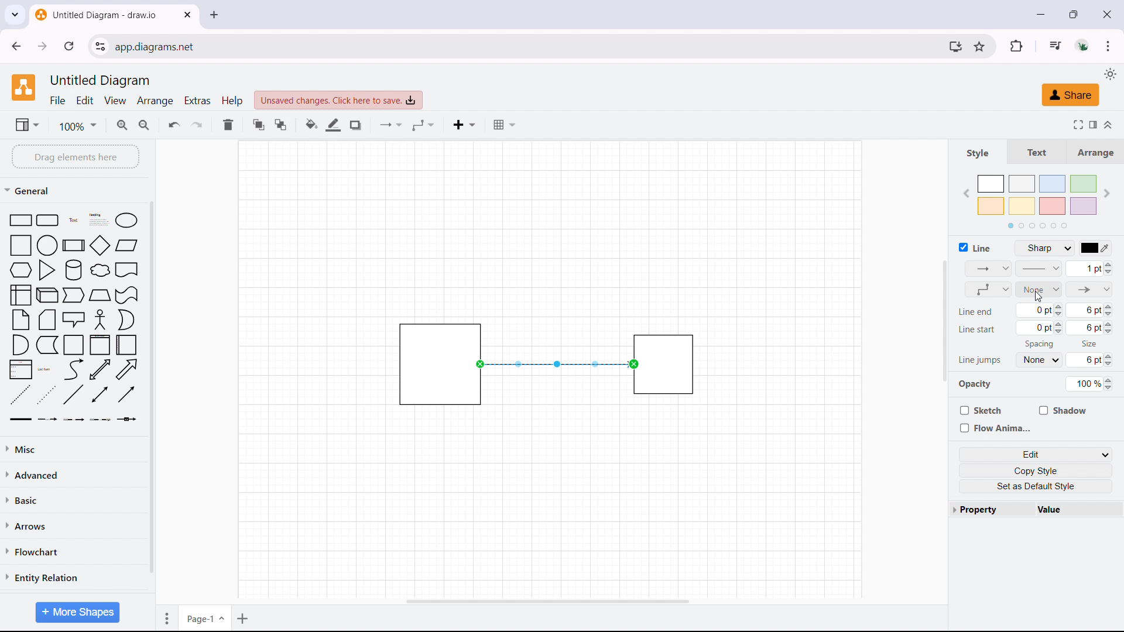 Image resolution: width=1124 pixels, height=632 pixels. I want to click on property, so click(992, 509).